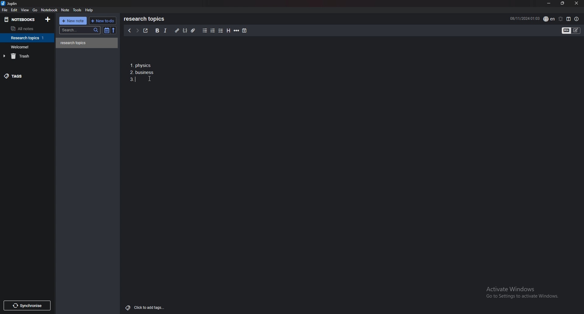 This screenshot has height=314, width=584. I want to click on 1. Physics 2. business 3., so click(146, 75).